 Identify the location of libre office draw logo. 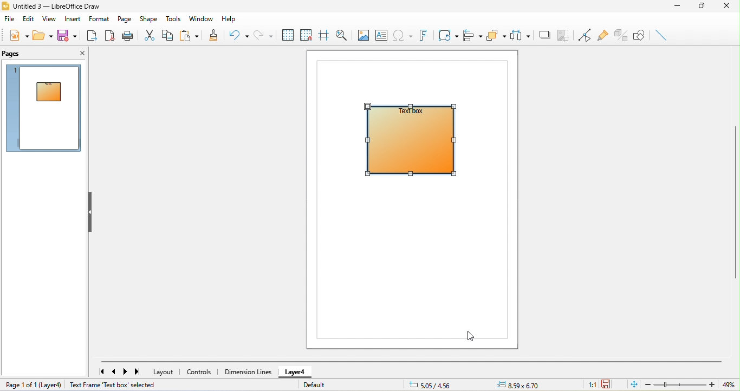
(6, 5).